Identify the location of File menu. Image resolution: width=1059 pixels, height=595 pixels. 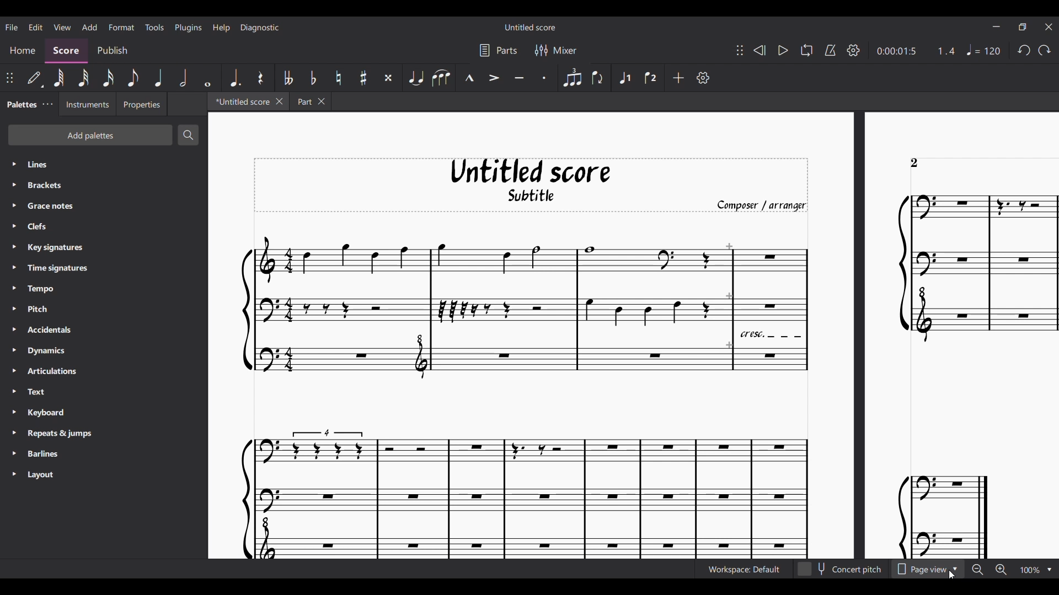
(11, 27).